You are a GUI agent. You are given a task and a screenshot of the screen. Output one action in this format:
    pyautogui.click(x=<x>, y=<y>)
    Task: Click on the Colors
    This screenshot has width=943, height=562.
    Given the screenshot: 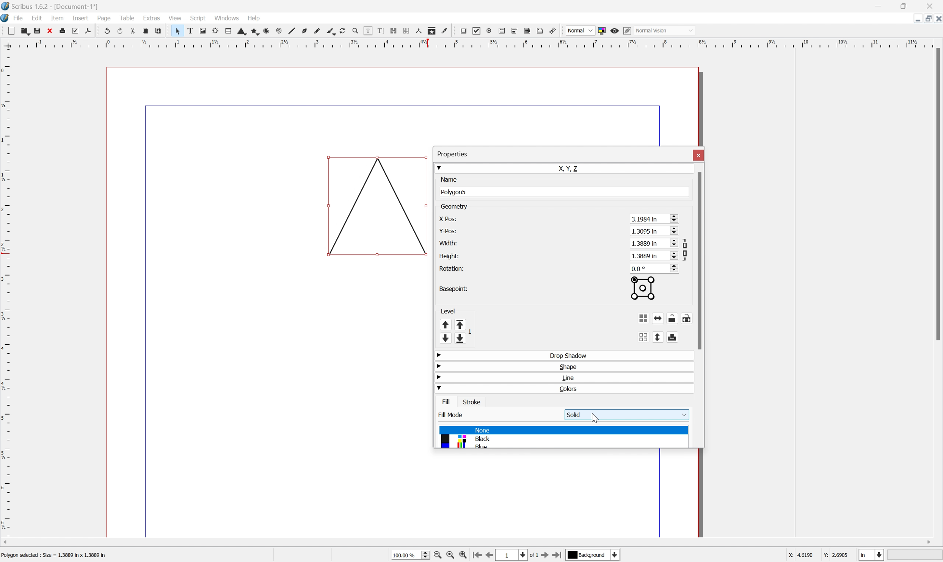 What is the action you would take?
    pyautogui.click(x=472, y=437)
    